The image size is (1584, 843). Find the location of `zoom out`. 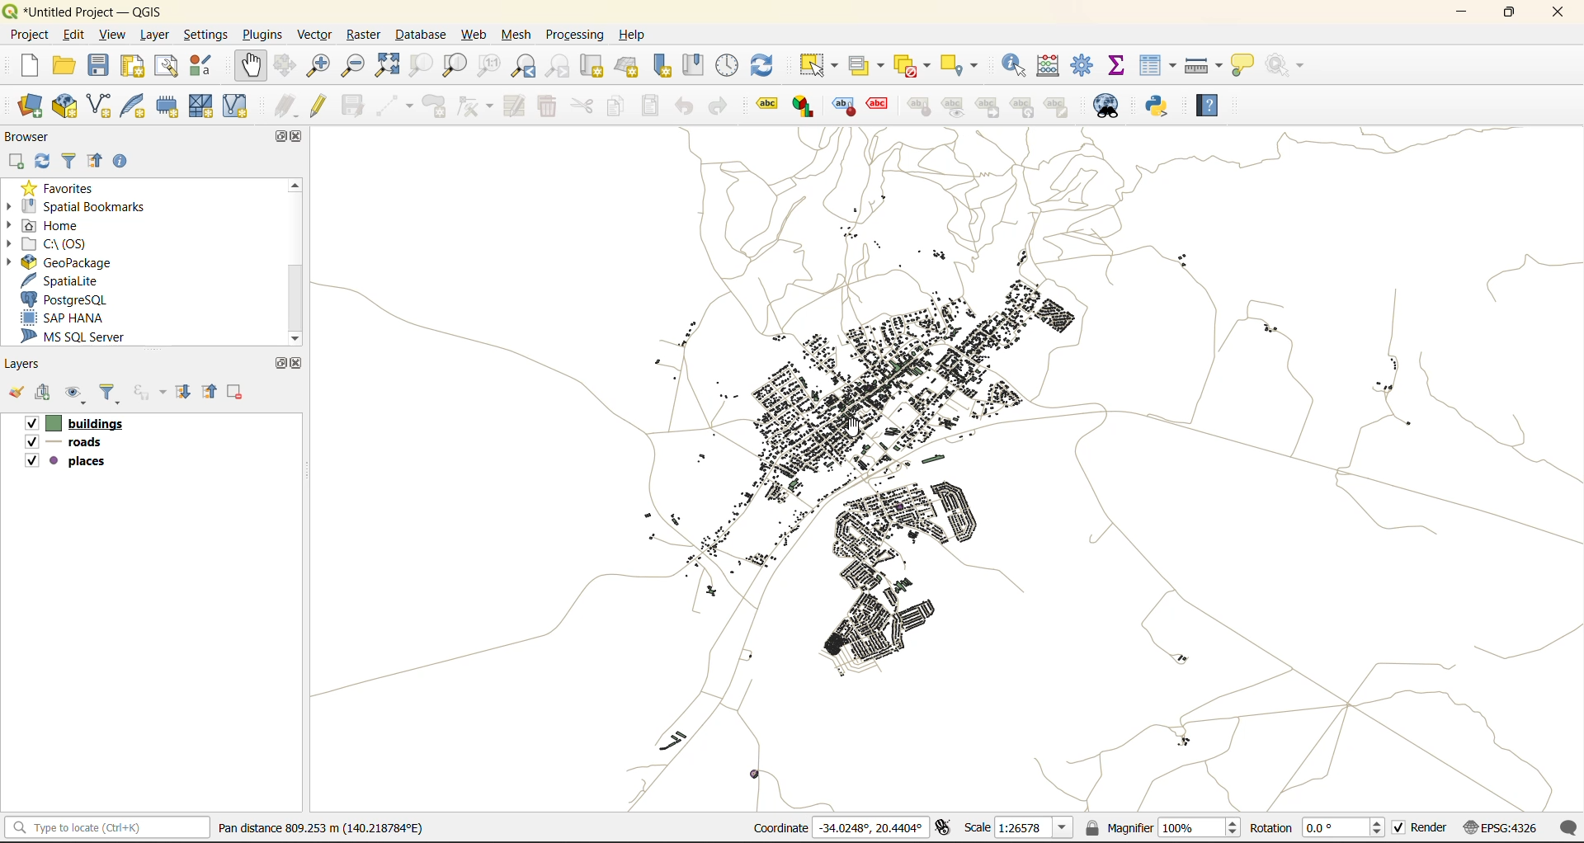

zoom out is located at coordinates (354, 66).